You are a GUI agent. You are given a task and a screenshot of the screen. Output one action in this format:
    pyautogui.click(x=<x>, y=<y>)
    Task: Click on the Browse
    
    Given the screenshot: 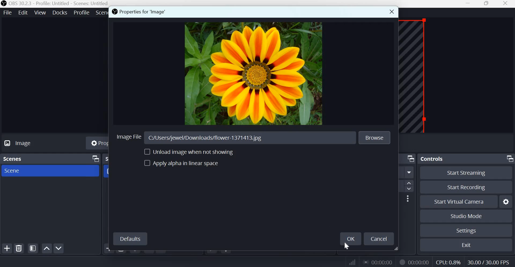 What is the action you would take?
    pyautogui.click(x=376, y=138)
    